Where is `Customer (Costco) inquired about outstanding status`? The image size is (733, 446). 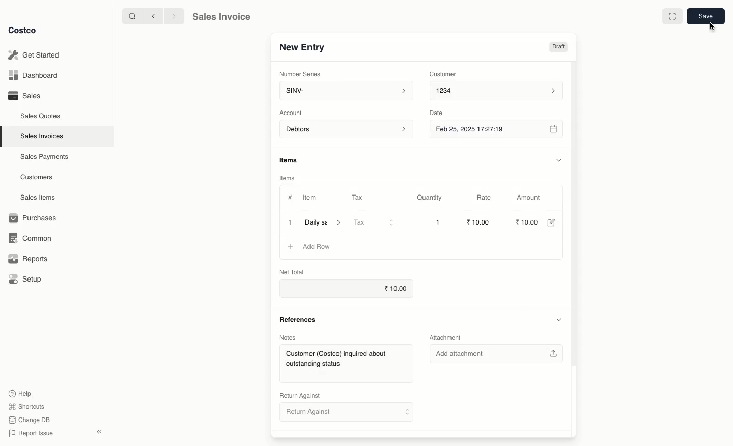 Customer (Costco) inquired about outstanding status is located at coordinates (346, 365).